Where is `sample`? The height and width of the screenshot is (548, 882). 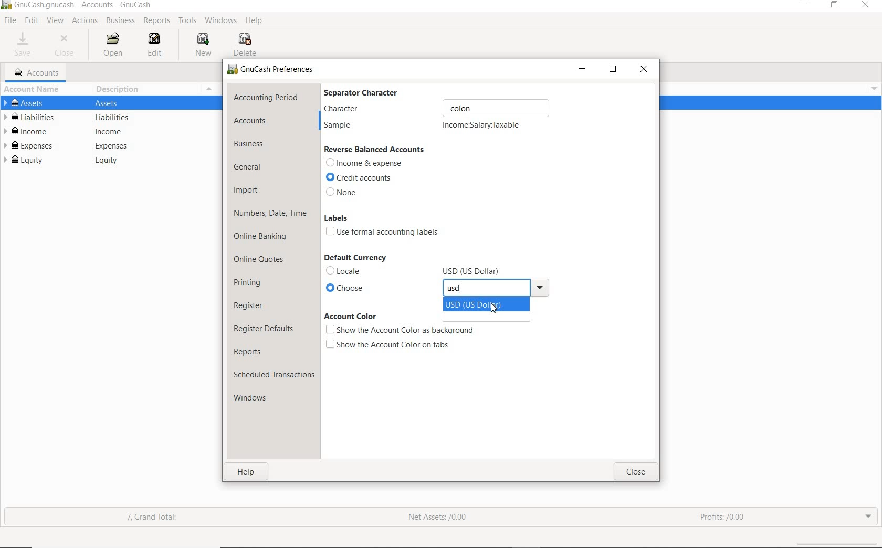 sample is located at coordinates (342, 126).